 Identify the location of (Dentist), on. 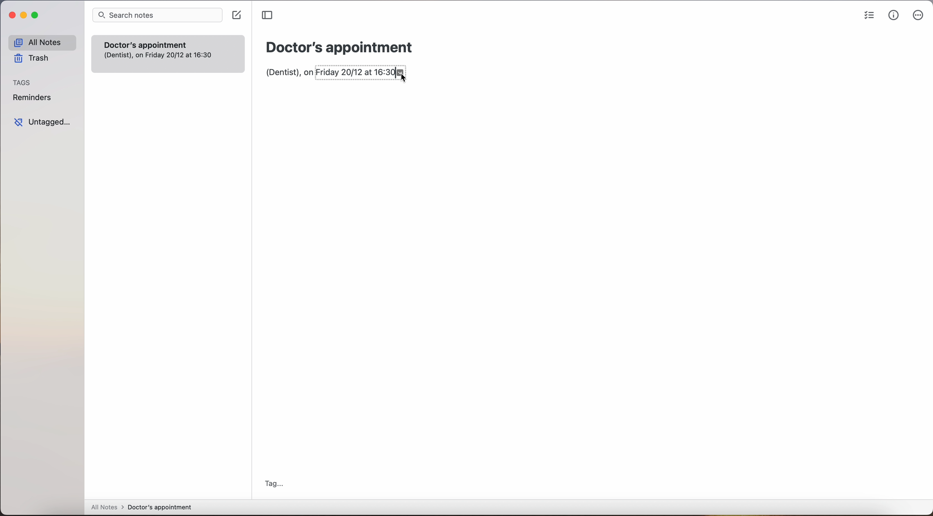
(284, 74).